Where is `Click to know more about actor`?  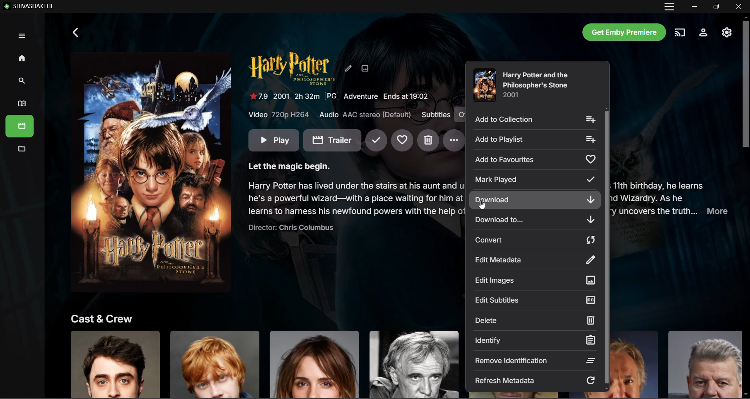
Click to know more about actor is located at coordinates (513, 395).